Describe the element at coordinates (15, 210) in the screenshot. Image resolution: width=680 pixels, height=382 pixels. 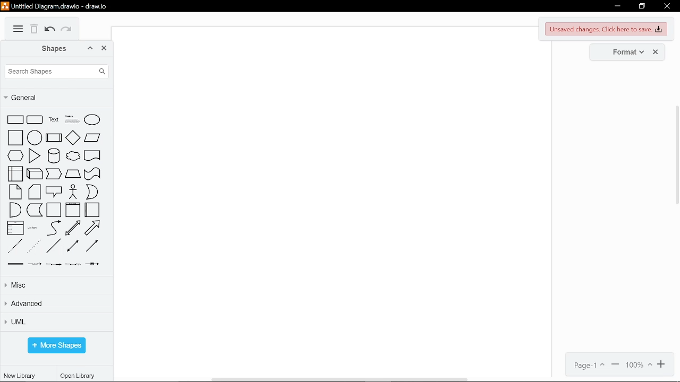
I see `and` at that location.